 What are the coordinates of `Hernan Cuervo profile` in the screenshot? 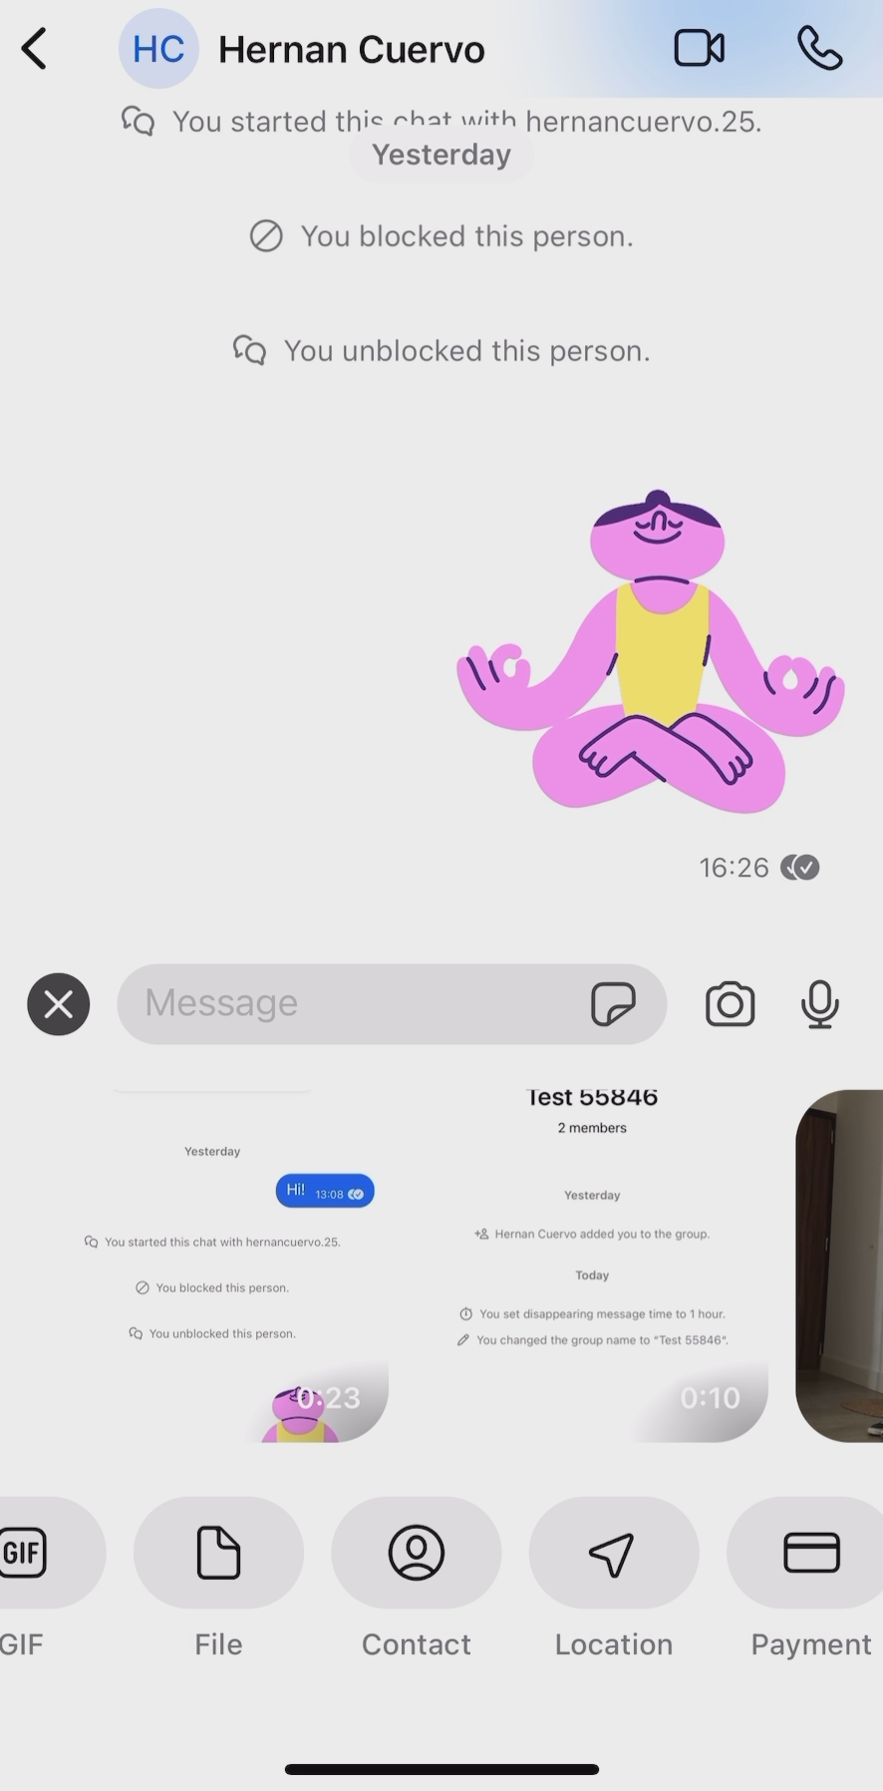 It's located at (301, 46).